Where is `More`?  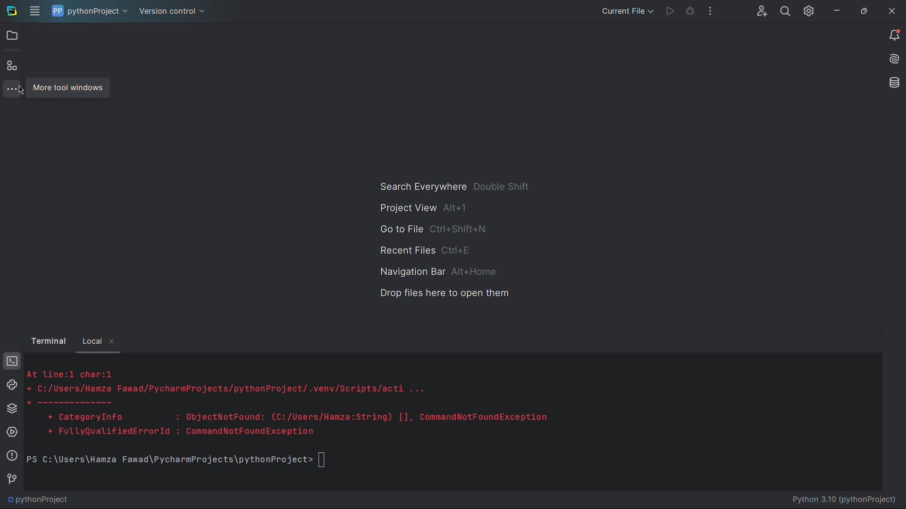
More is located at coordinates (9, 87).